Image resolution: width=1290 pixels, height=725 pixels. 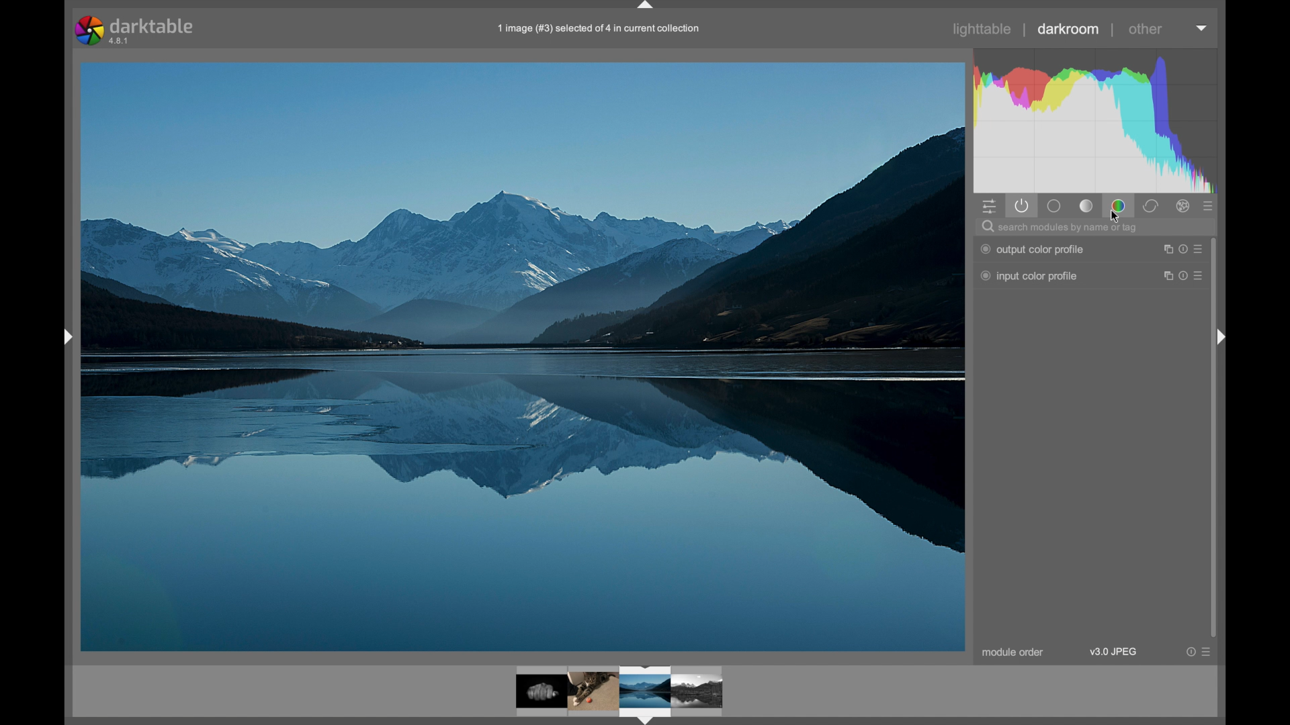 I want to click on more options, so click(x=1201, y=652).